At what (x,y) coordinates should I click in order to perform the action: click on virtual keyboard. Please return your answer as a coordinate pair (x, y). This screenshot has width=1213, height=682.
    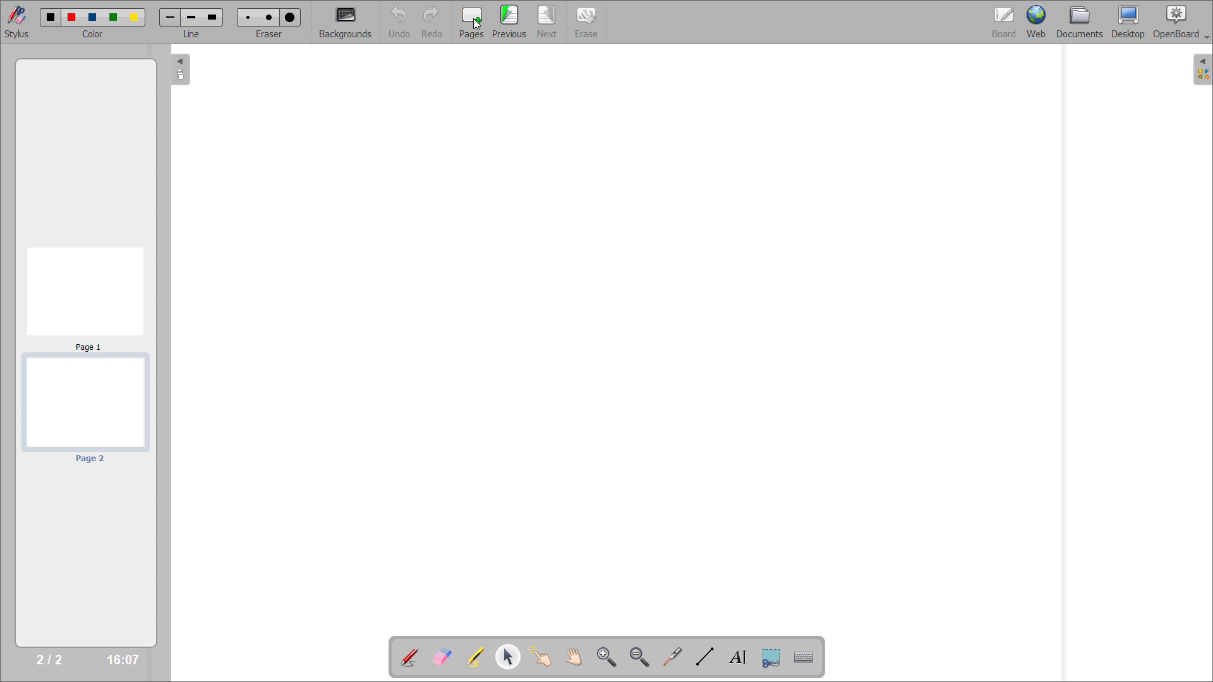
    Looking at the image, I should click on (805, 656).